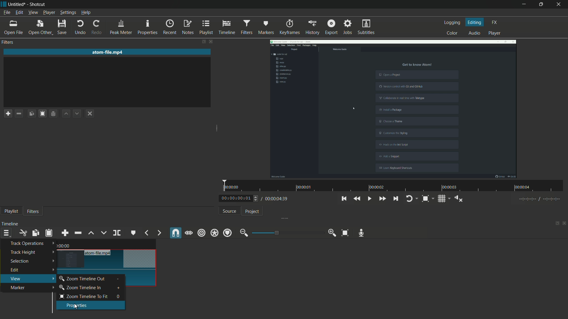  Describe the element at coordinates (67, 13) in the screenshot. I see `settings menu` at that location.